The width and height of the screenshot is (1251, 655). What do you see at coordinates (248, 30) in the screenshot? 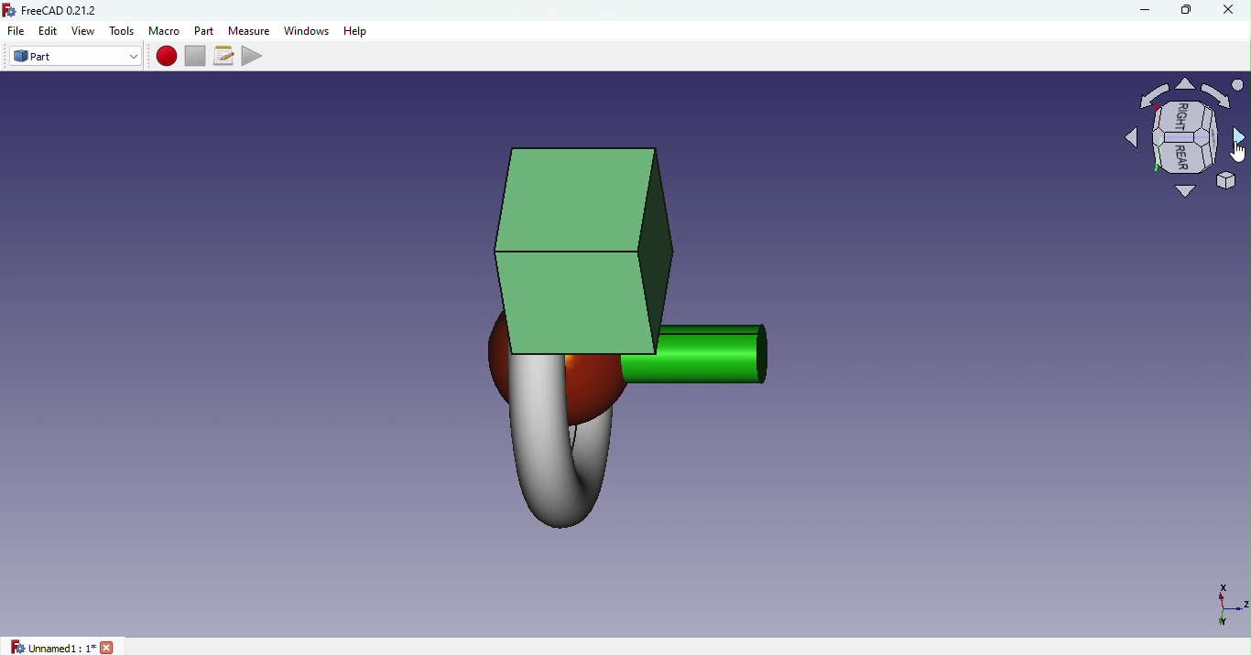
I see `Measure` at bounding box center [248, 30].